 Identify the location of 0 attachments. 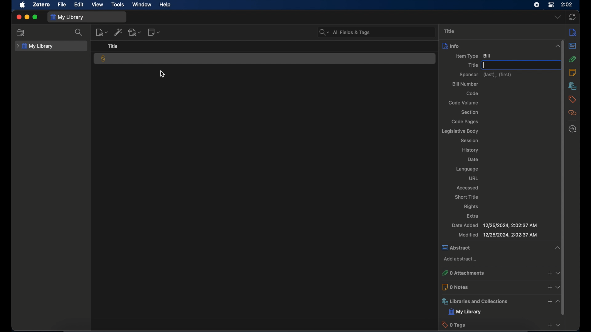
(501, 273).